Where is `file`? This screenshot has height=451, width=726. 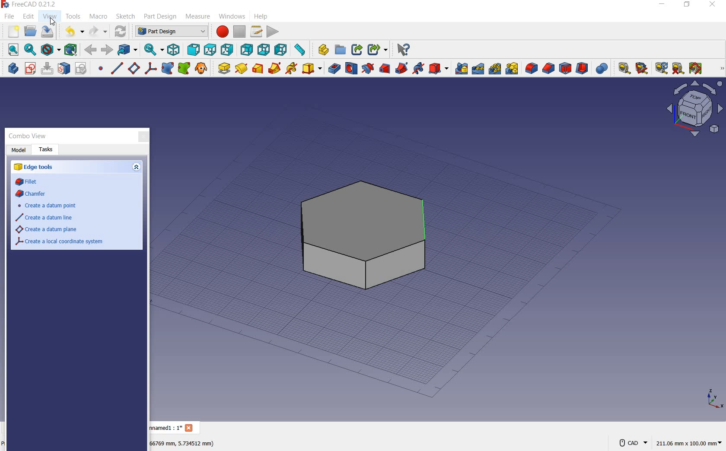
file is located at coordinates (8, 17).